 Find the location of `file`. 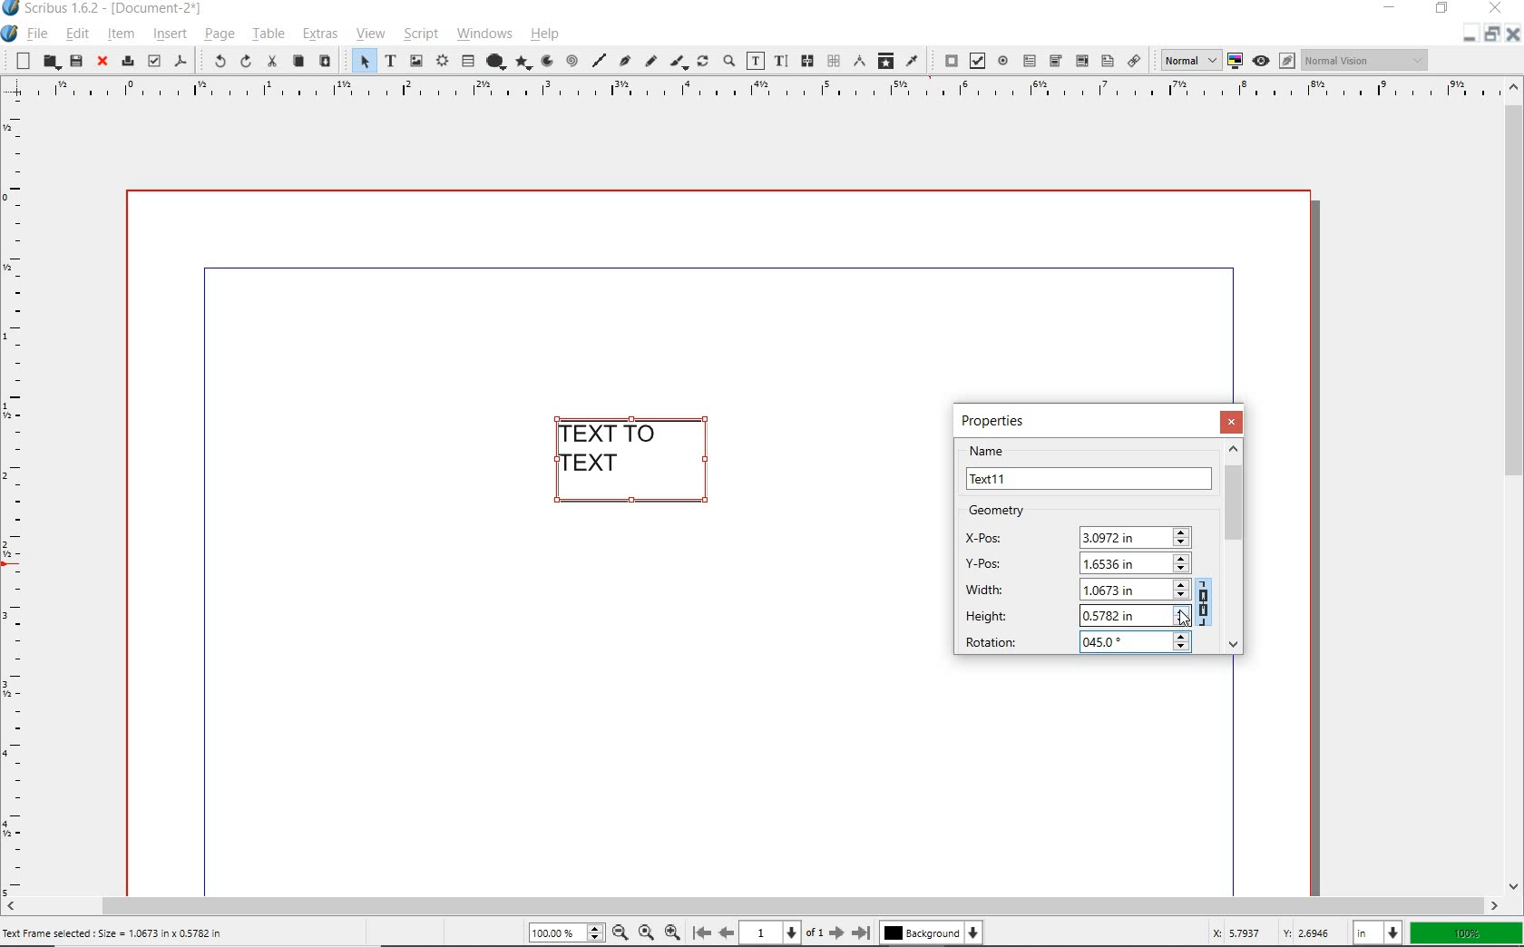

file is located at coordinates (39, 34).